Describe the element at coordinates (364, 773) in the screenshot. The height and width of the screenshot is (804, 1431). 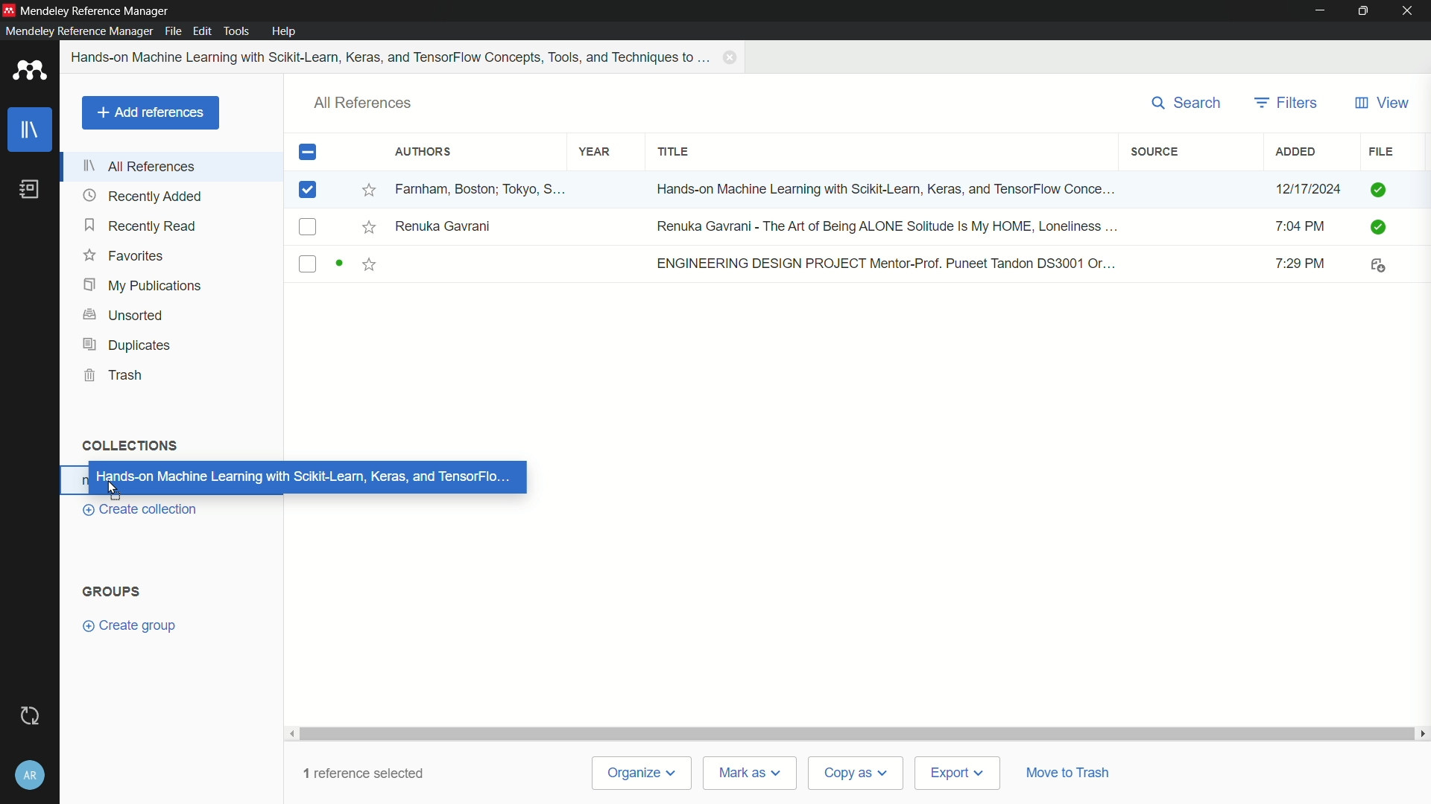
I see `1 reference selected` at that location.